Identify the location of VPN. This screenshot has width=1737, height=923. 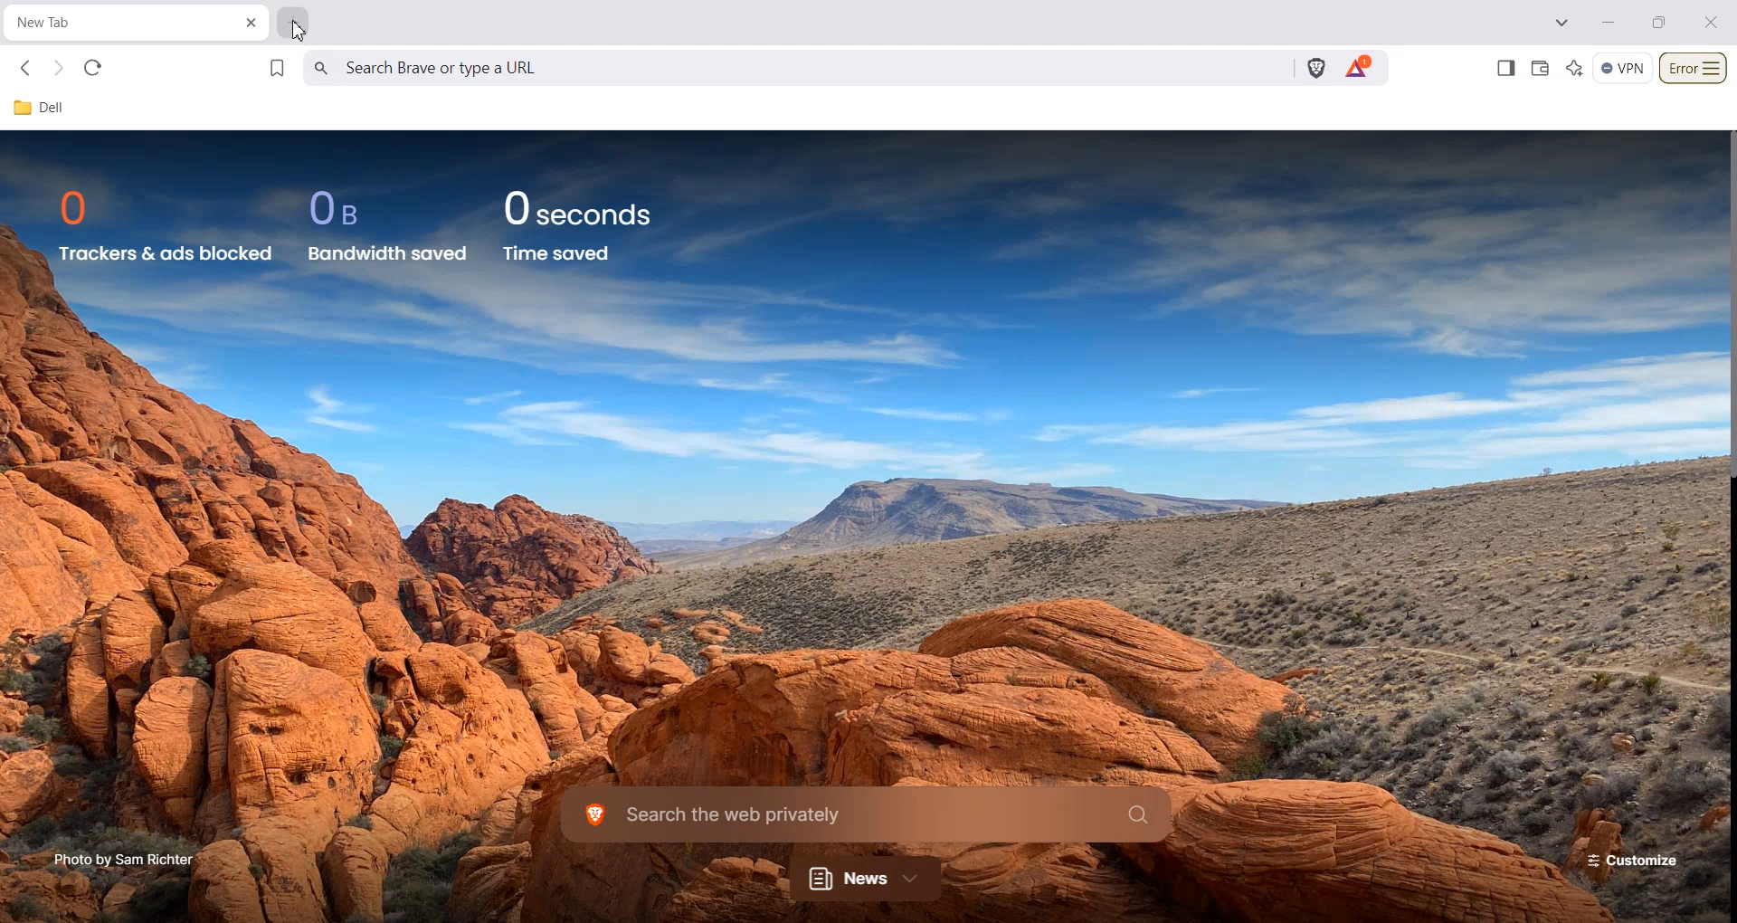
(1623, 69).